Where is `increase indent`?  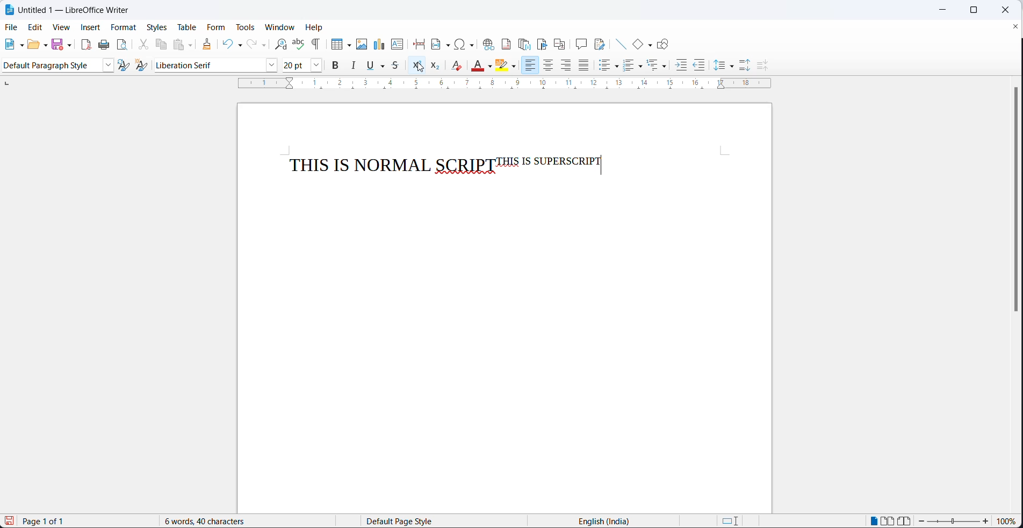 increase indent is located at coordinates (680, 66).